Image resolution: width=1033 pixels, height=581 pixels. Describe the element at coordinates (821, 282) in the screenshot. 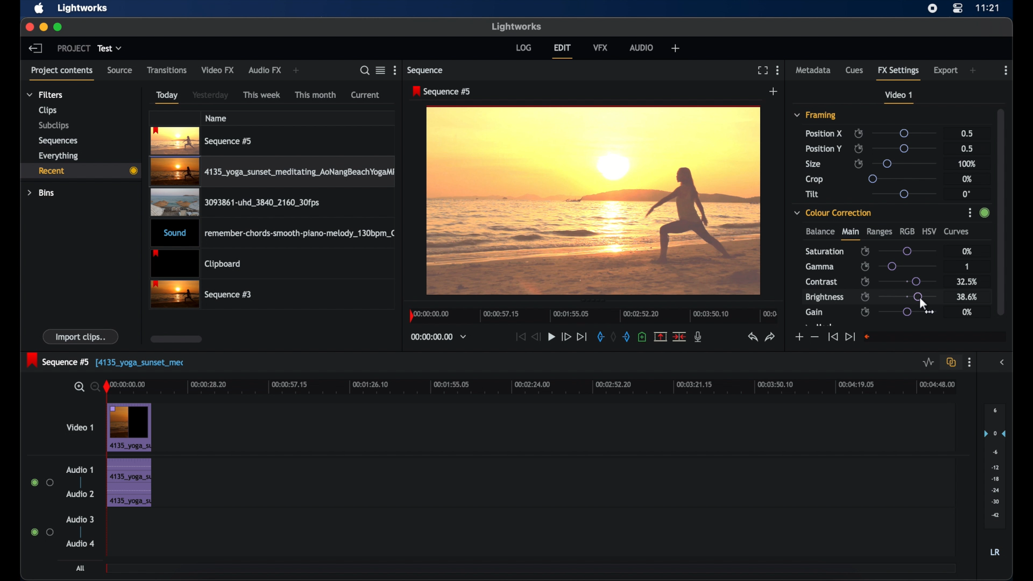

I see `contrast` at that location.